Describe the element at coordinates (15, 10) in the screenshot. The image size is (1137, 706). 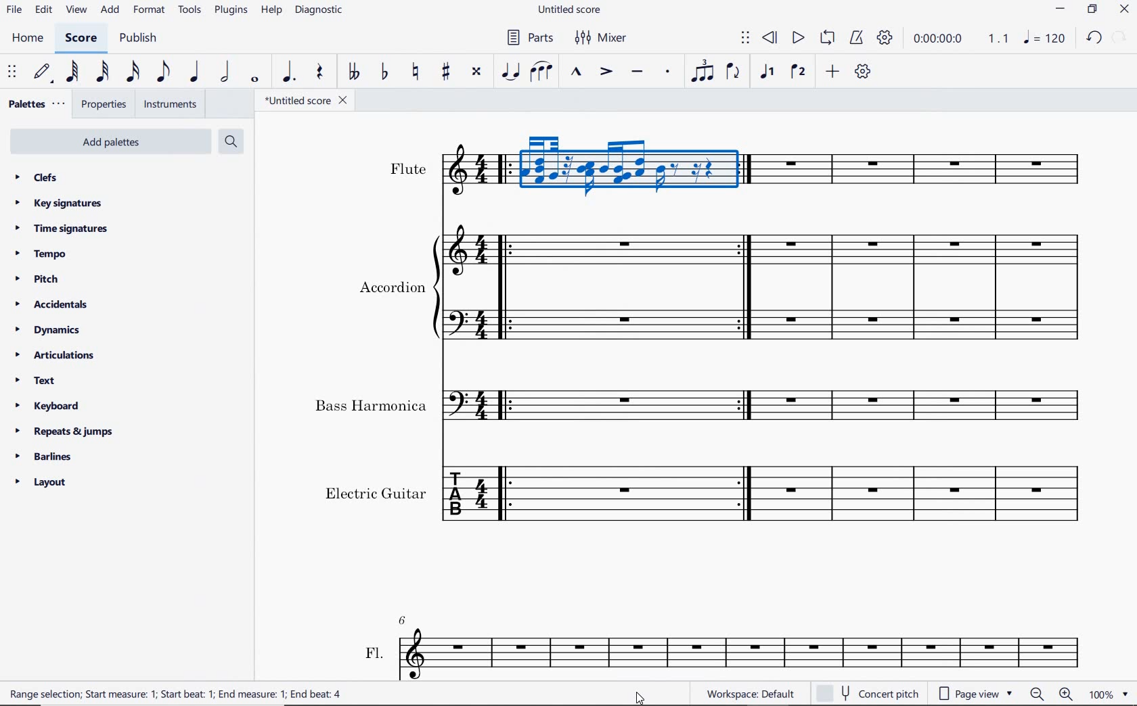
I see `file` at that location.